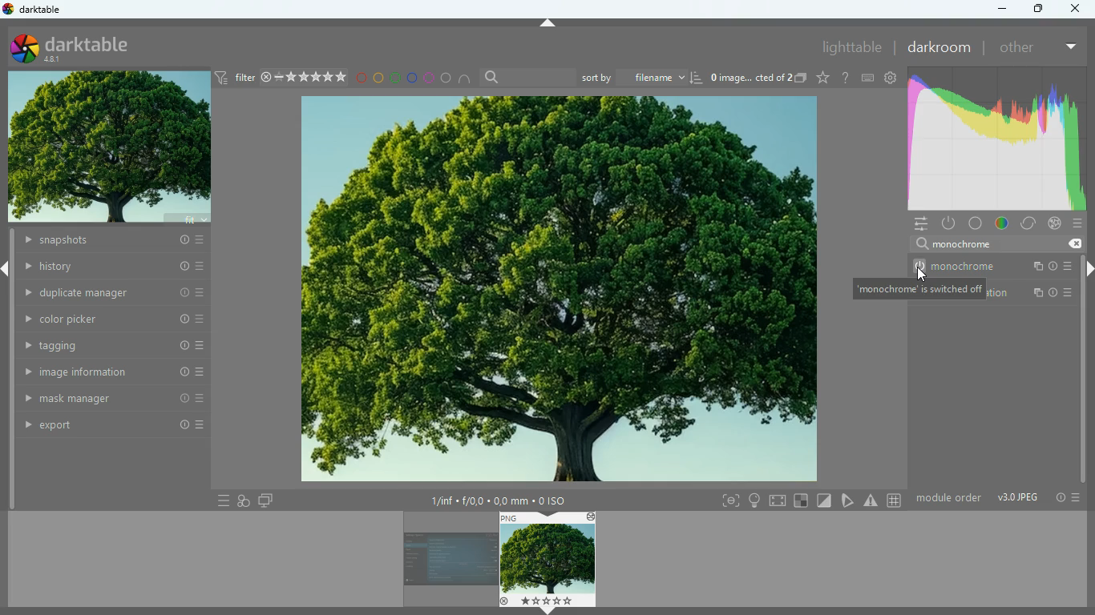 The width and height of the screenshot is (1095, 615). What do you see at coordinates (1019, 48) in the screenshot?
I see `other` at bounding box center [1019, 48].